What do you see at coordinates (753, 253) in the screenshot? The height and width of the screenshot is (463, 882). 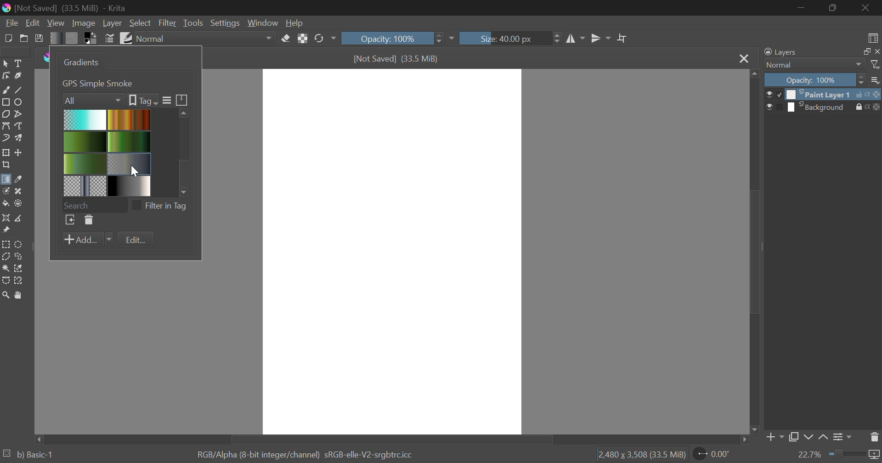 I see `Scroll Bar` at bounding box center [753, 253].